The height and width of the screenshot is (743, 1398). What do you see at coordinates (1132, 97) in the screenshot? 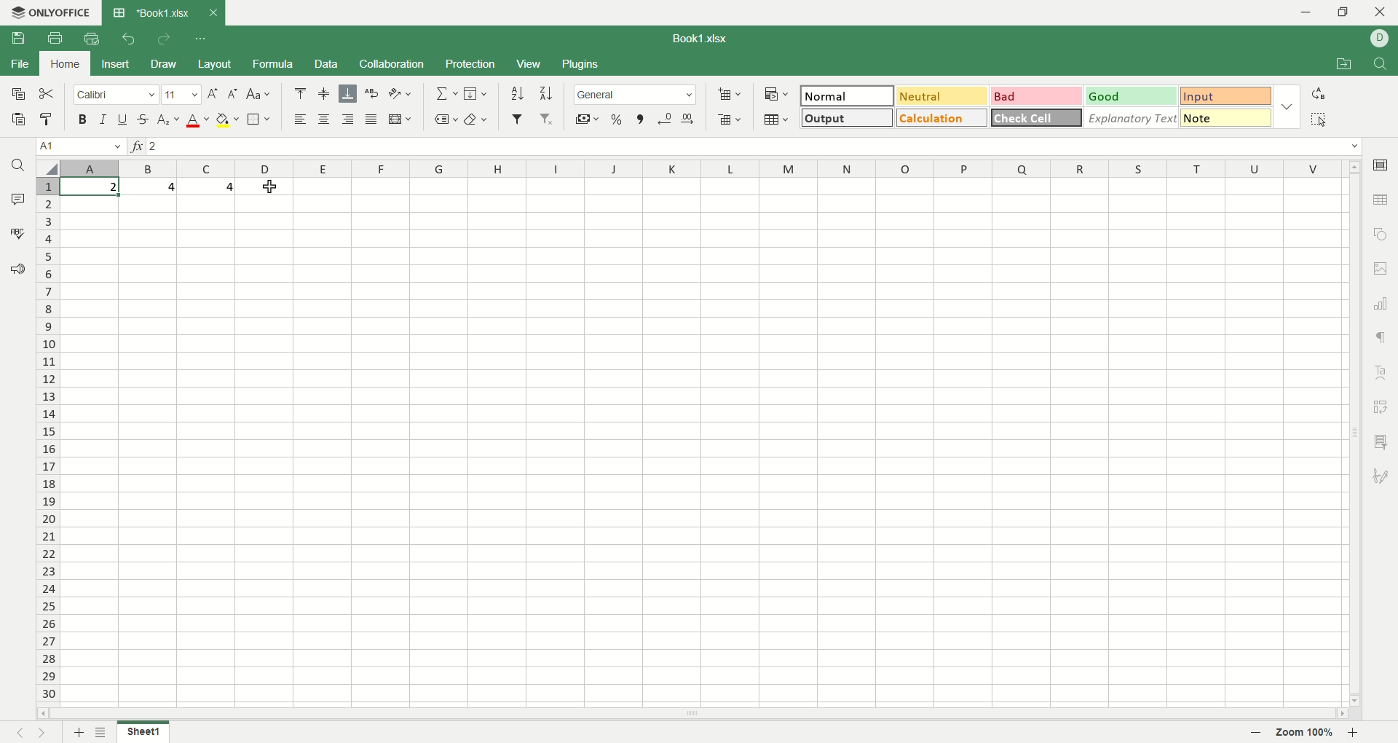
I see `good` at bounding box center [1132, 97].